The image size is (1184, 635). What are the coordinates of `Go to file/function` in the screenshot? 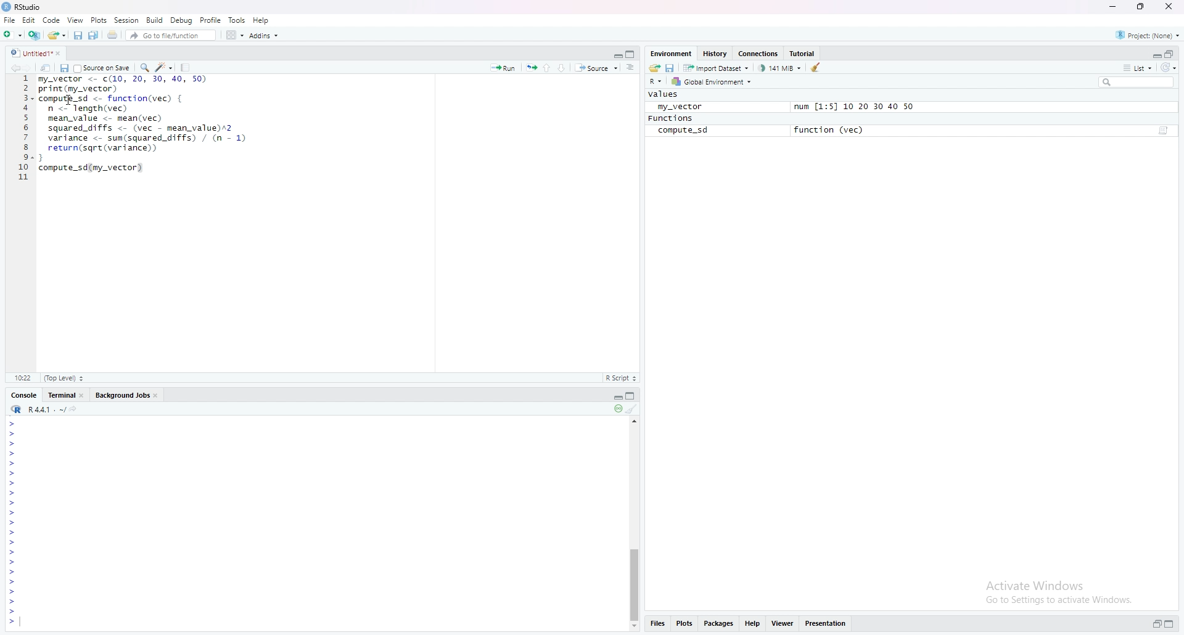 It's located at (170, 35).